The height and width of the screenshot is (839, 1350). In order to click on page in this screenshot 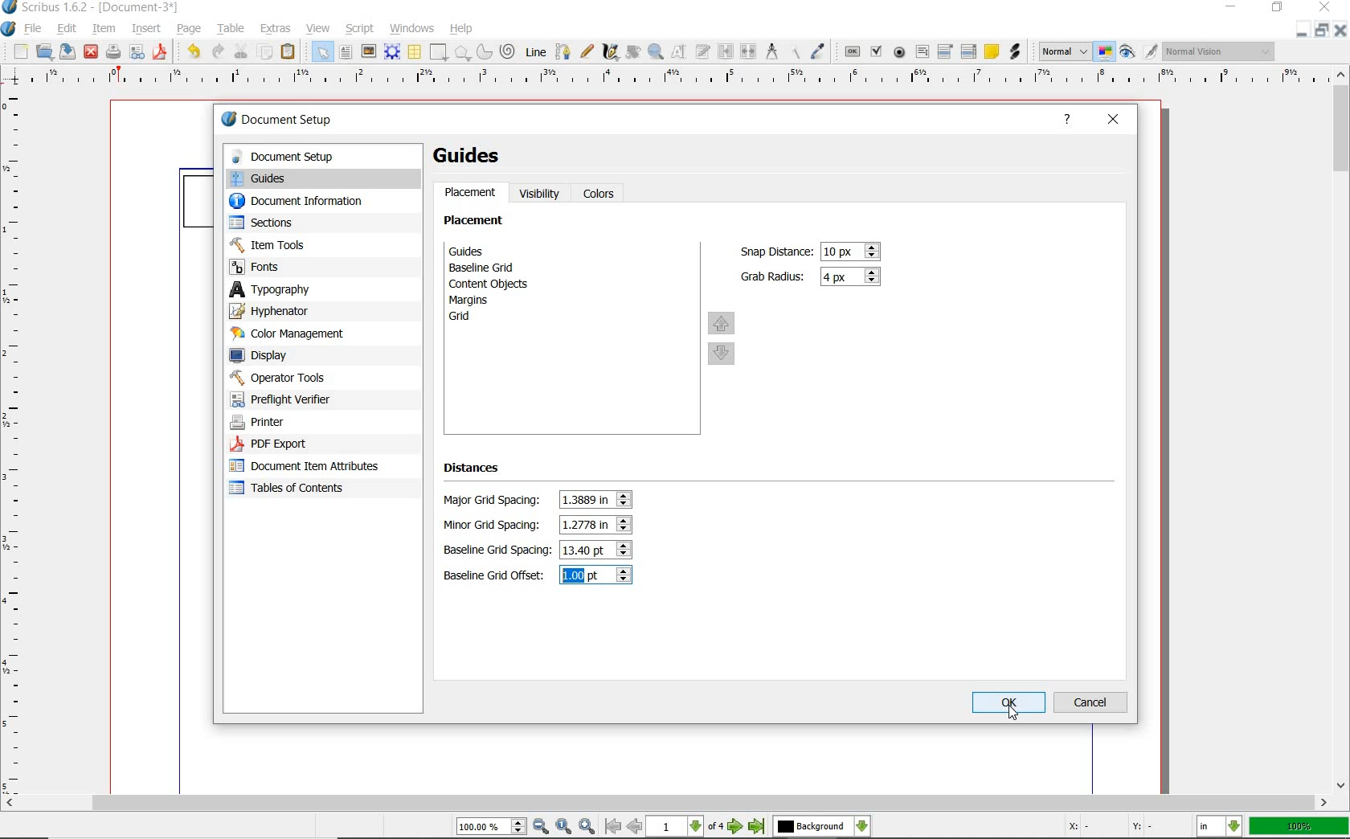, I will do `click(188, 30)`.